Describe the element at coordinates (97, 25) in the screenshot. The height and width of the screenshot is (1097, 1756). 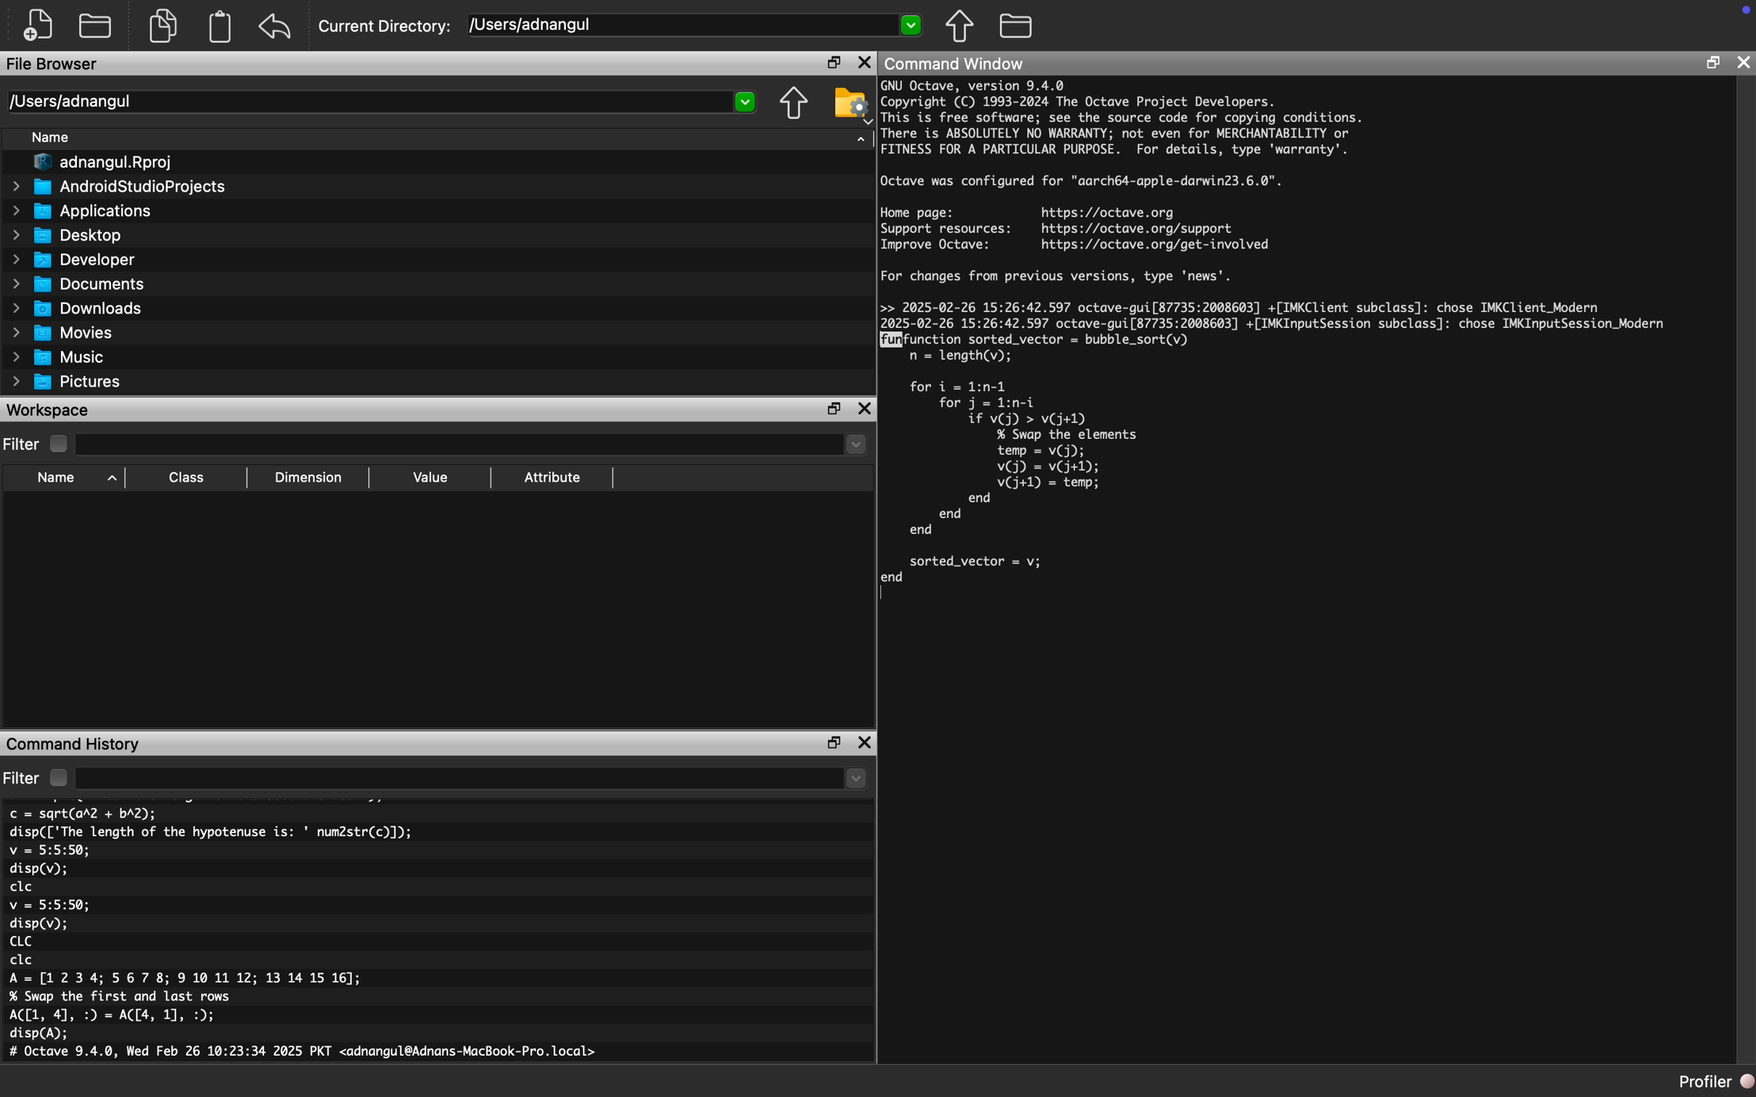
I see `Folder` at that location.